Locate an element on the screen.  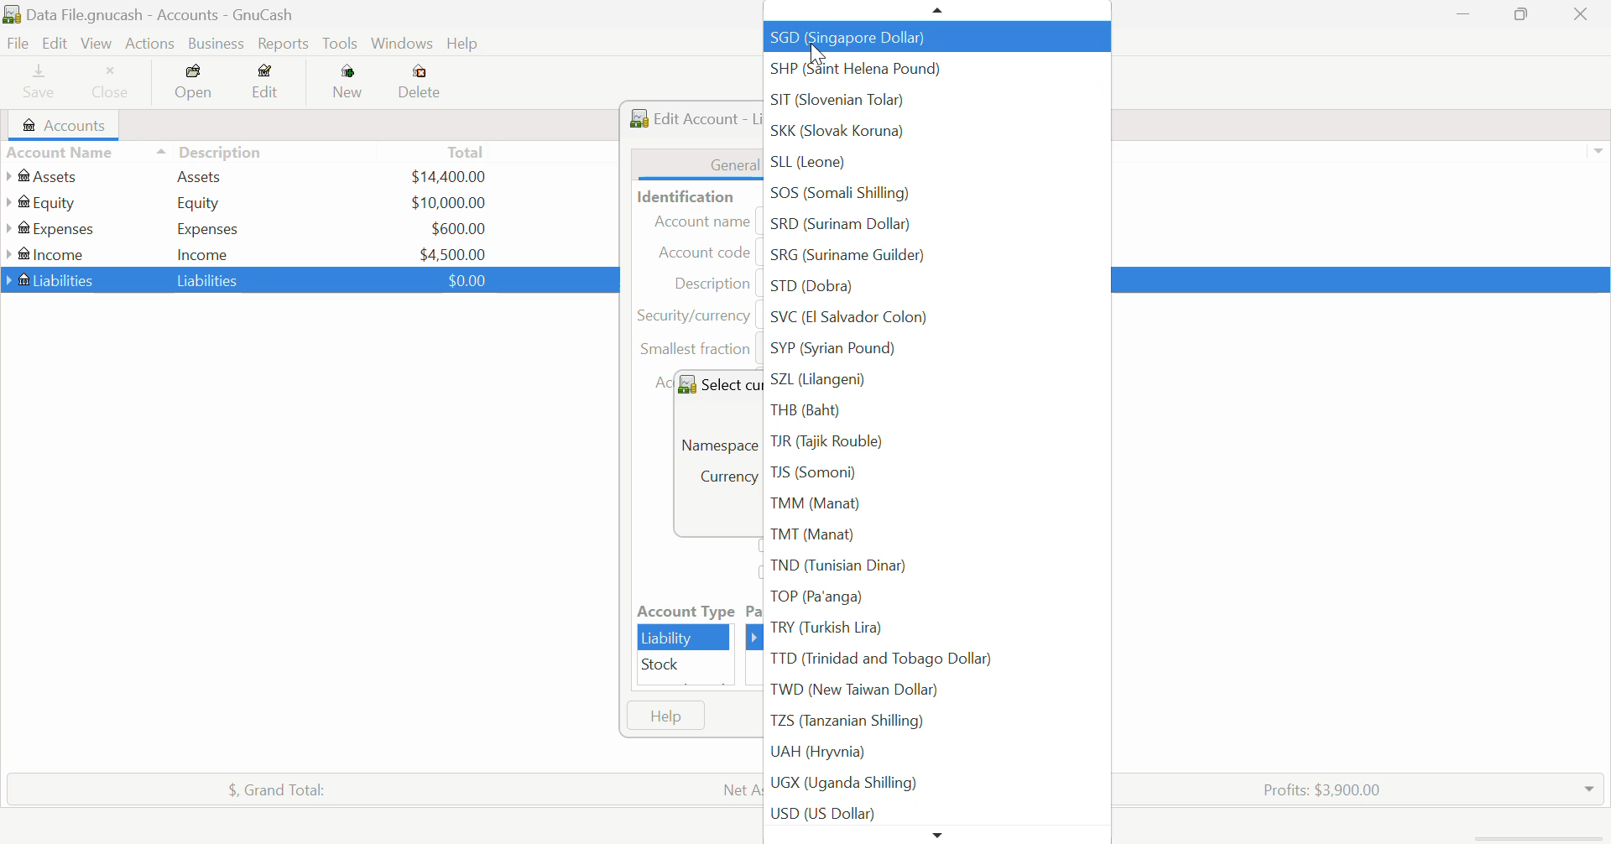
USd is located at coordinates (447, 175).